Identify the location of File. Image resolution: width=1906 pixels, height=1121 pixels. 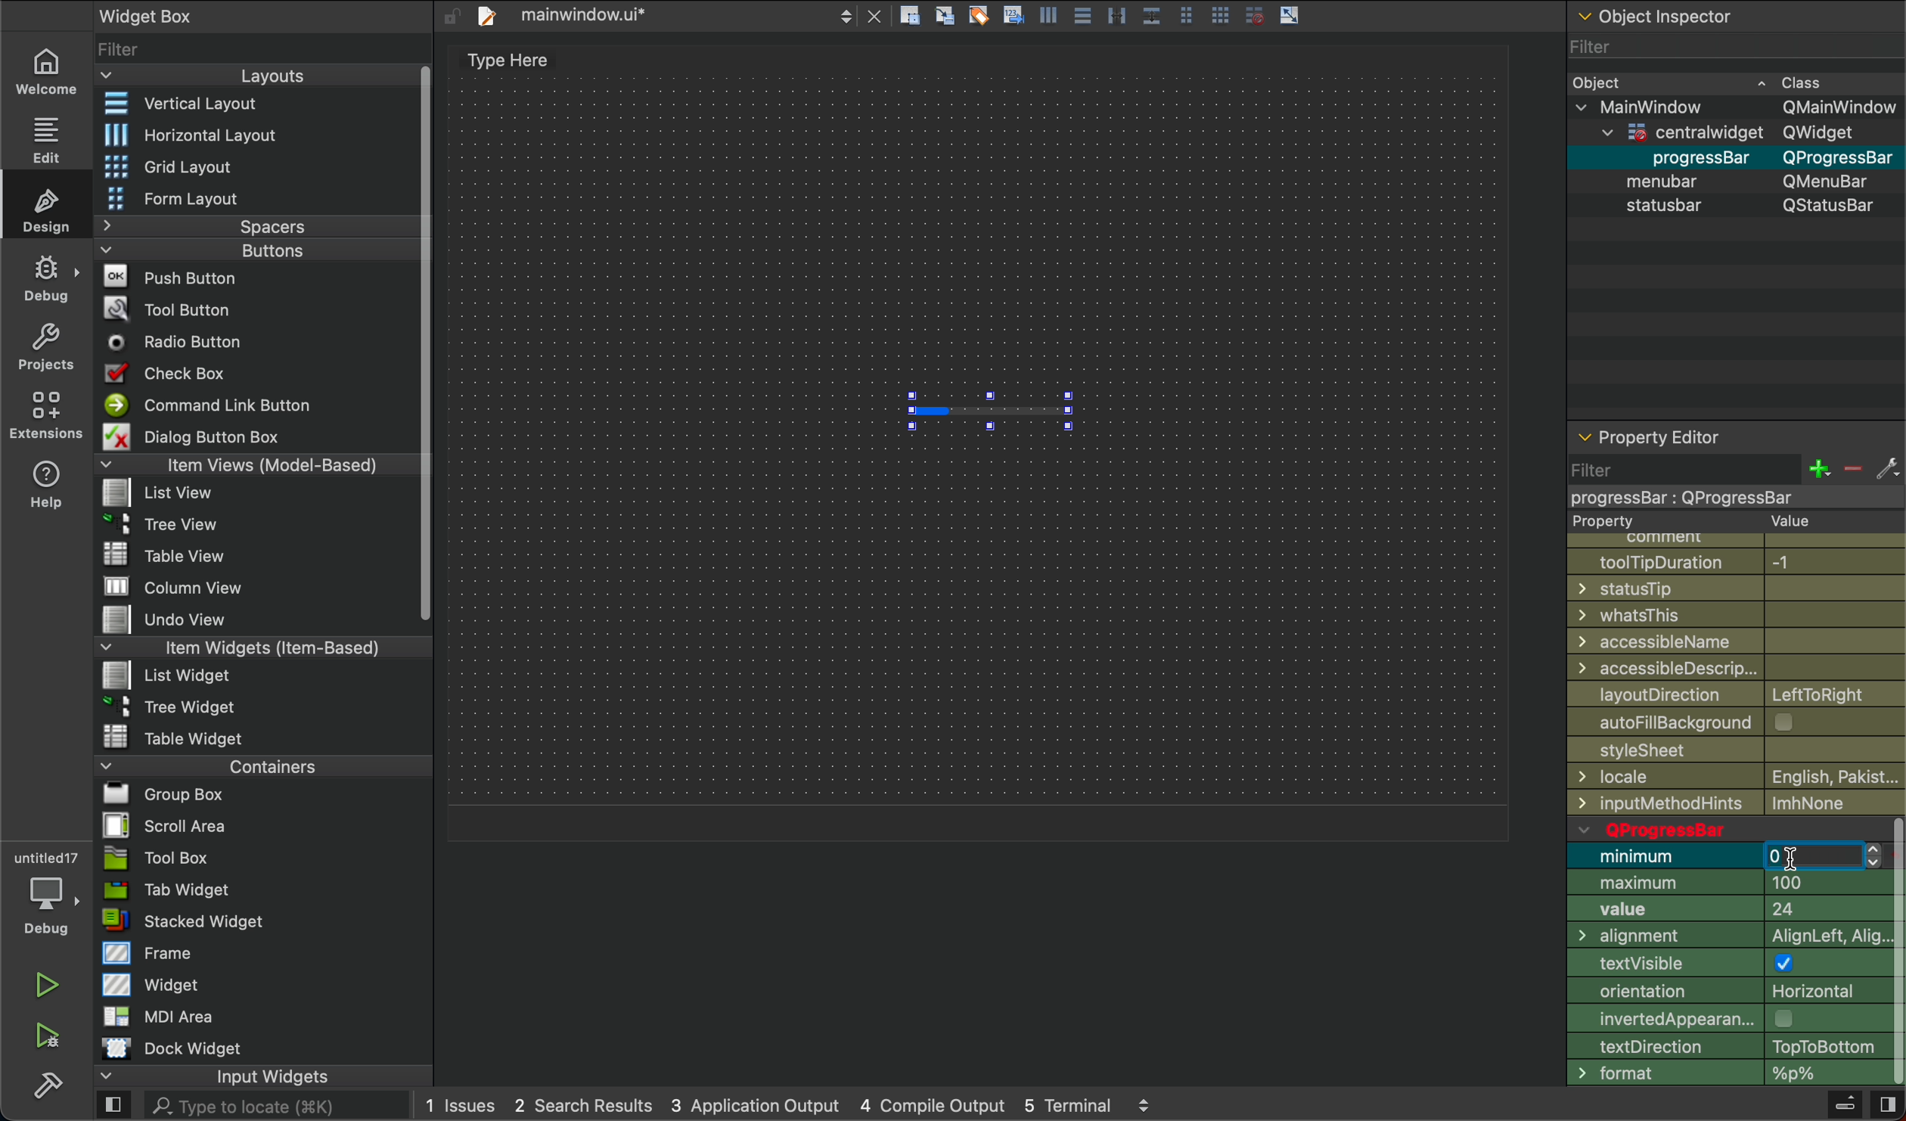
(175, 705).